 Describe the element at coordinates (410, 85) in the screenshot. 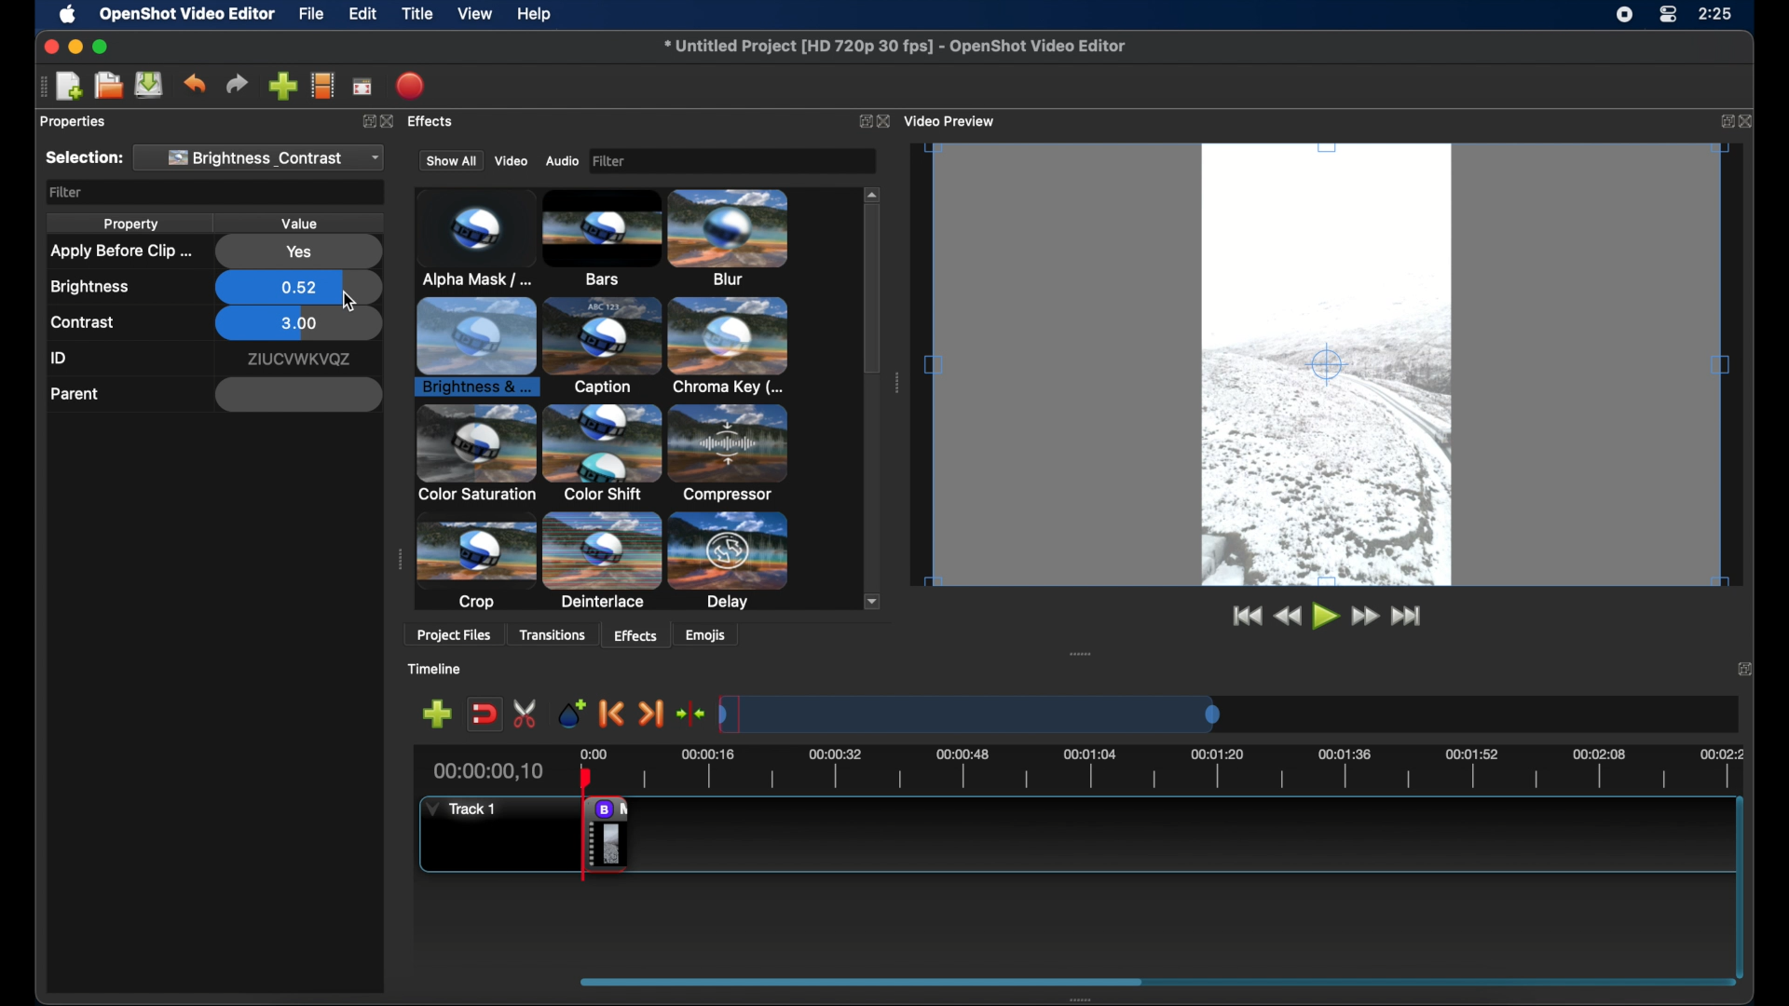

I see `export video` at that location.